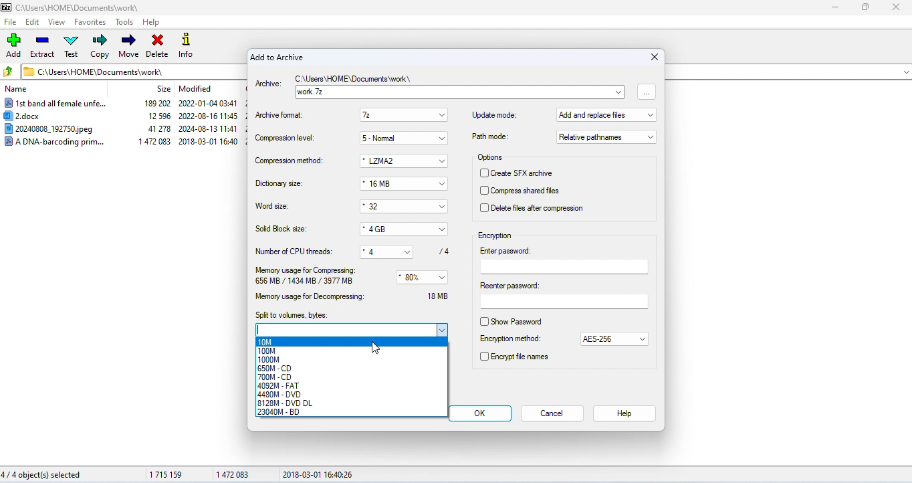  Describe the element at coordinates (415, 278) in the screenshot. I see `80%` at that location.